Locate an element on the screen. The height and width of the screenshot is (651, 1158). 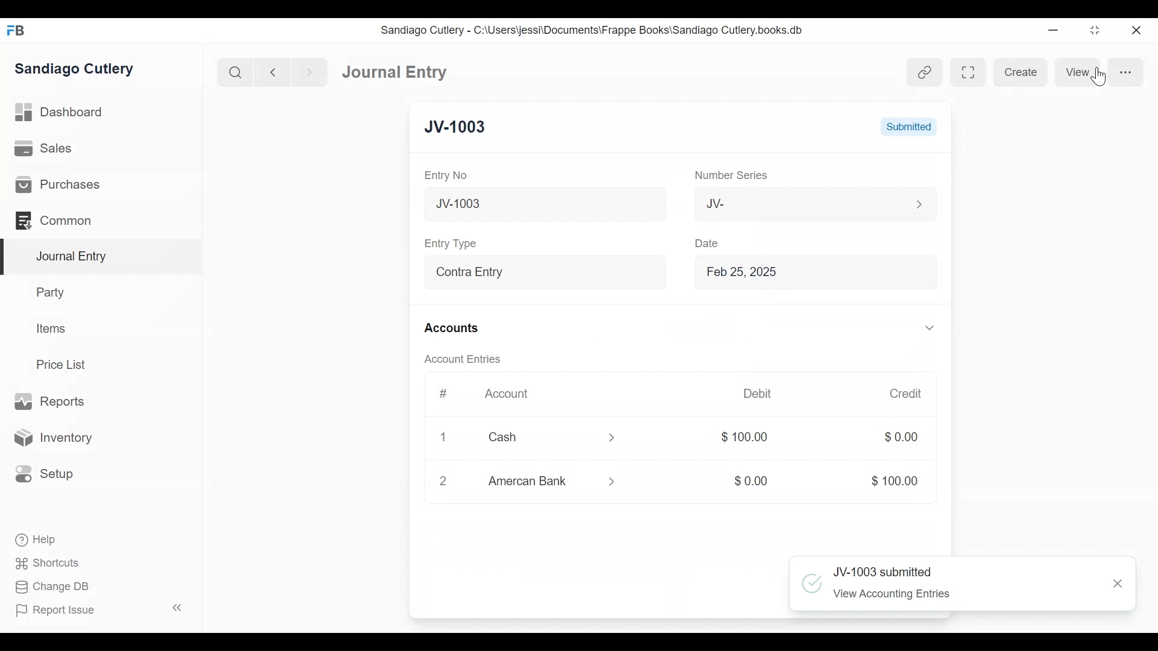
View inked entries is located at coordinates (925, 72).